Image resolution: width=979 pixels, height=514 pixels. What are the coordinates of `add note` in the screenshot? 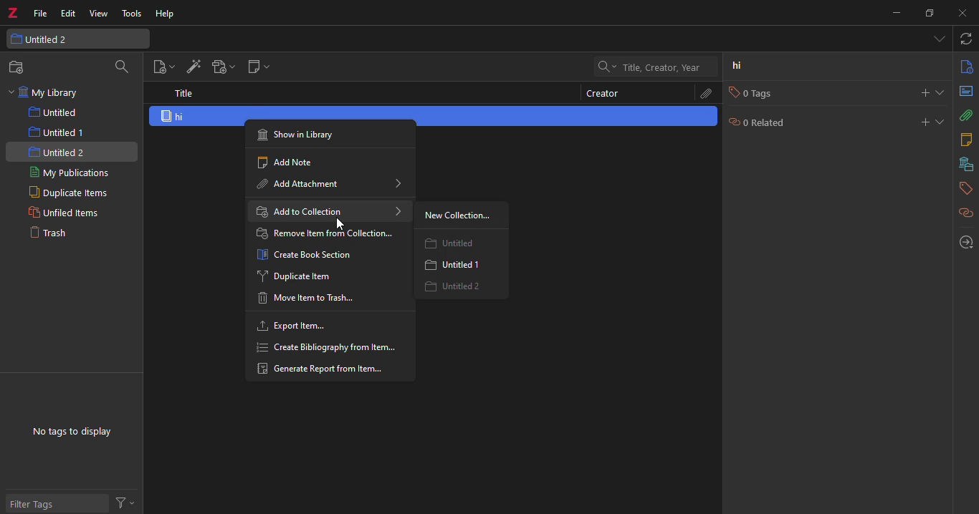 It's located at (282, 163).